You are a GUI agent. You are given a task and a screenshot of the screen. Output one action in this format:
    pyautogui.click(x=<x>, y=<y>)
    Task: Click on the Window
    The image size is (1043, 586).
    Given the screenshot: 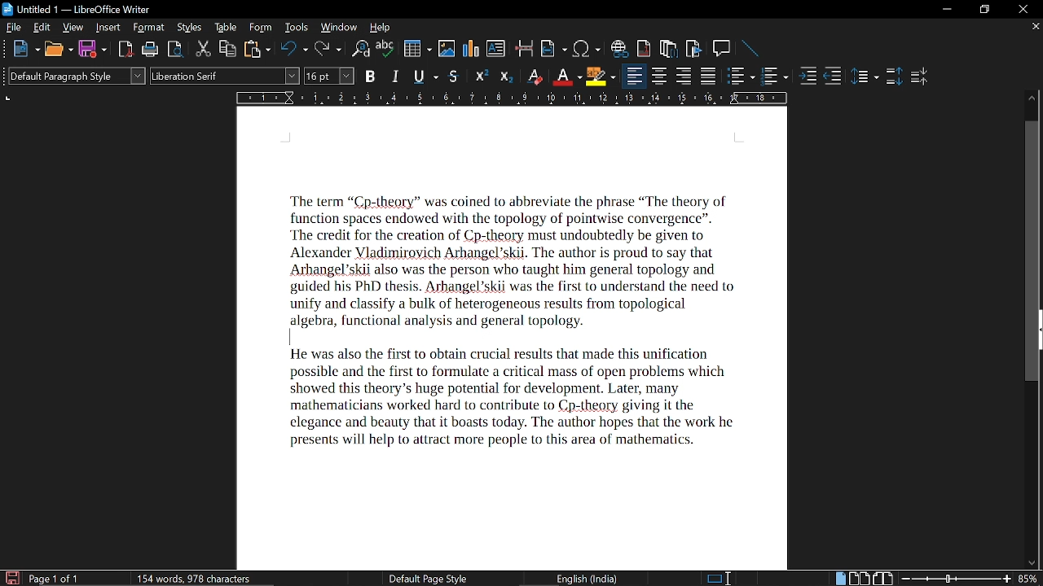 What is the action you would take?
    pyautogui.click(x=338, y=29)
    